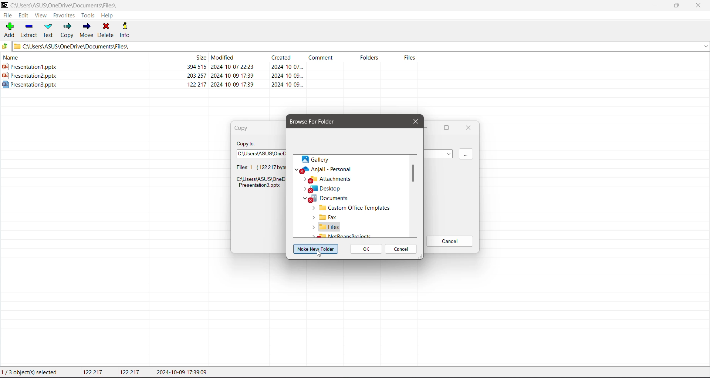 The image size is (710, 378). What do you see at coordinates (352, 207) in the screenshot?
I see `| Custom Office Template` at bounding box center [352, 207].